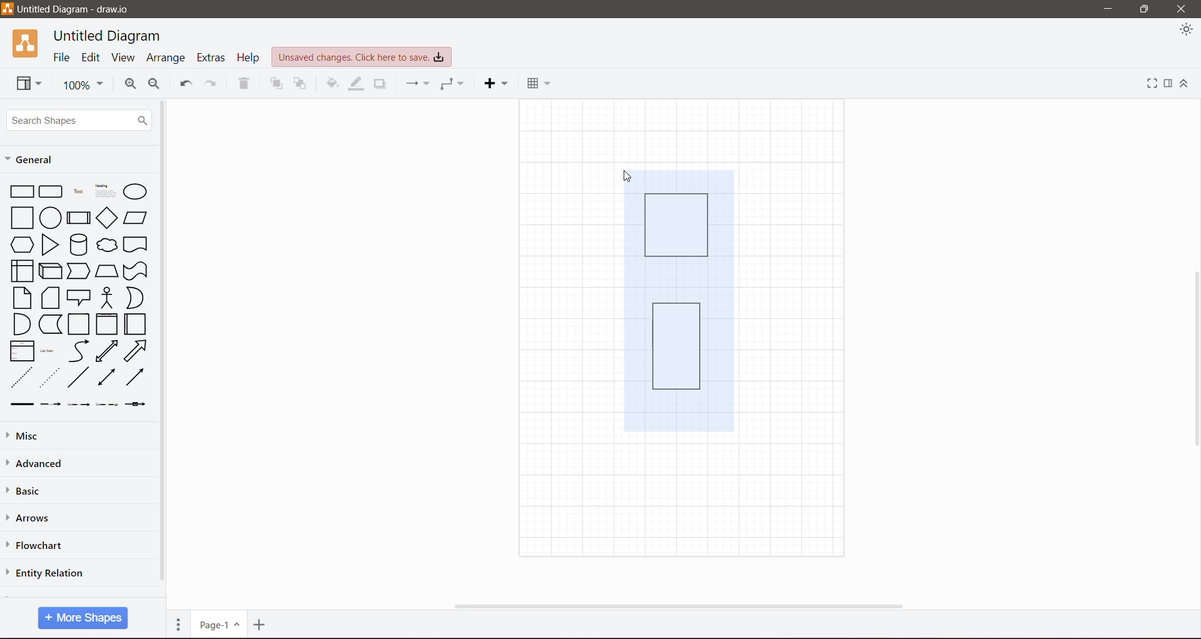  I want to click on Fullscreen, so click(1152, 83).